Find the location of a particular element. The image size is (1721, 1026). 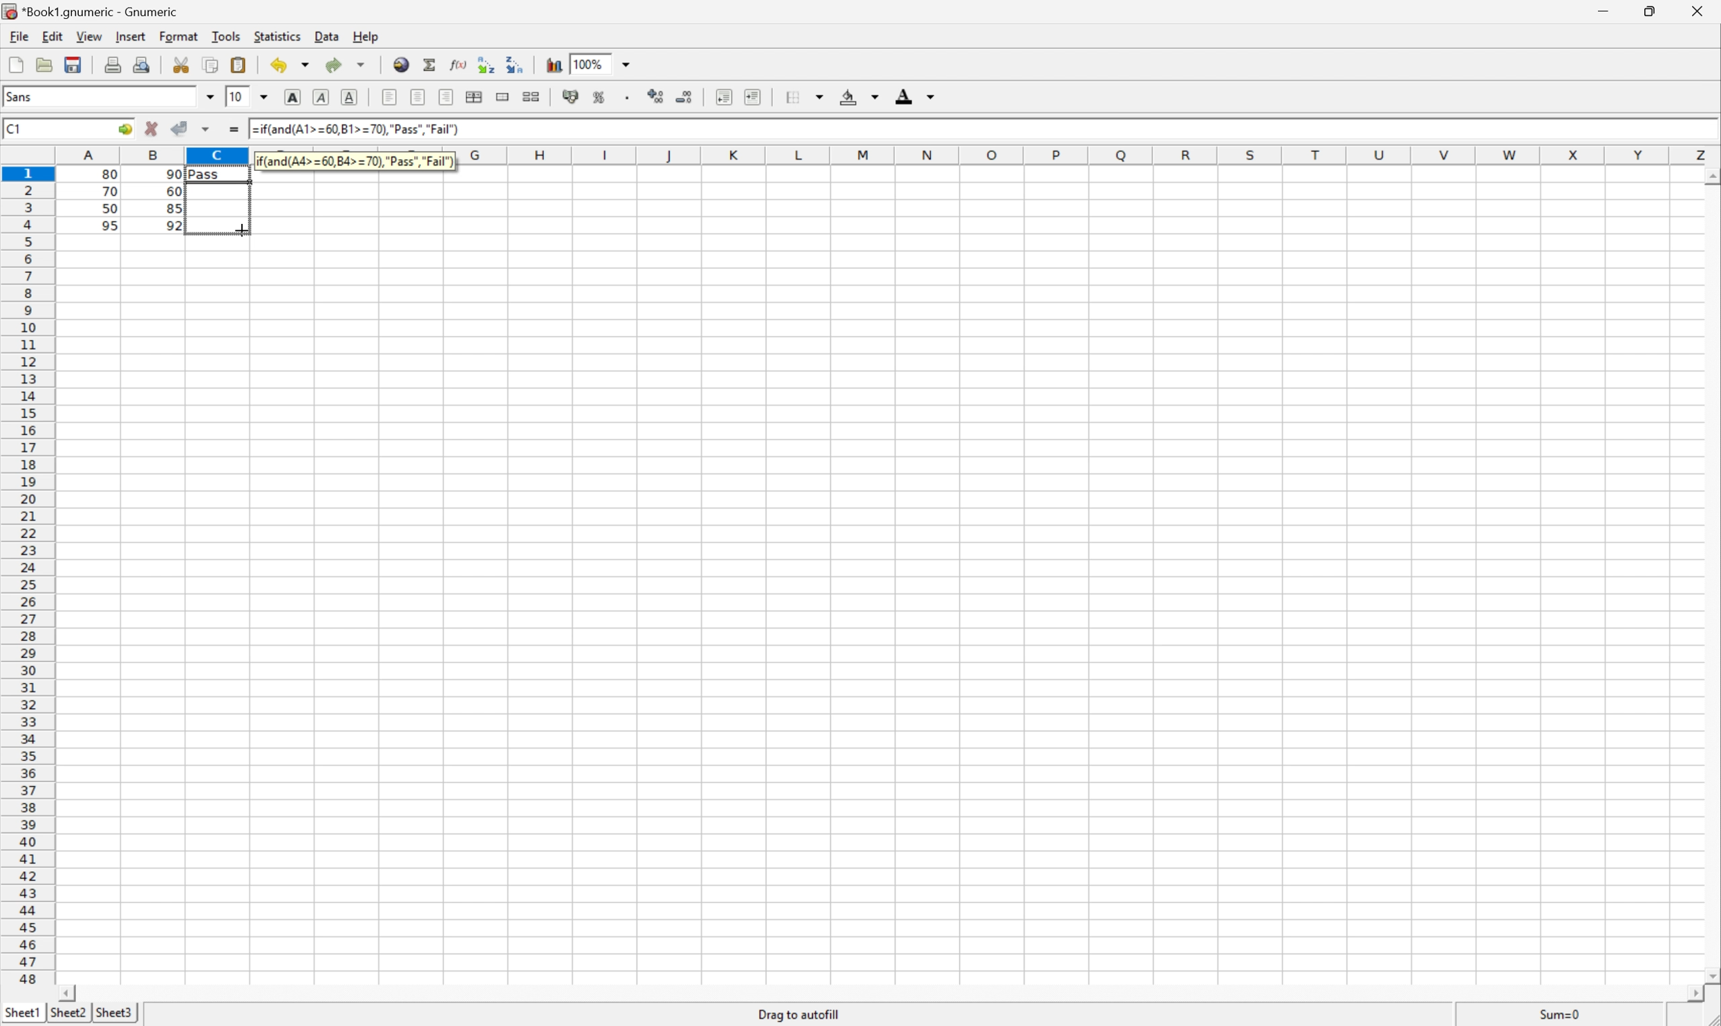

Create a new workbook is located at coordinates (15, 62).